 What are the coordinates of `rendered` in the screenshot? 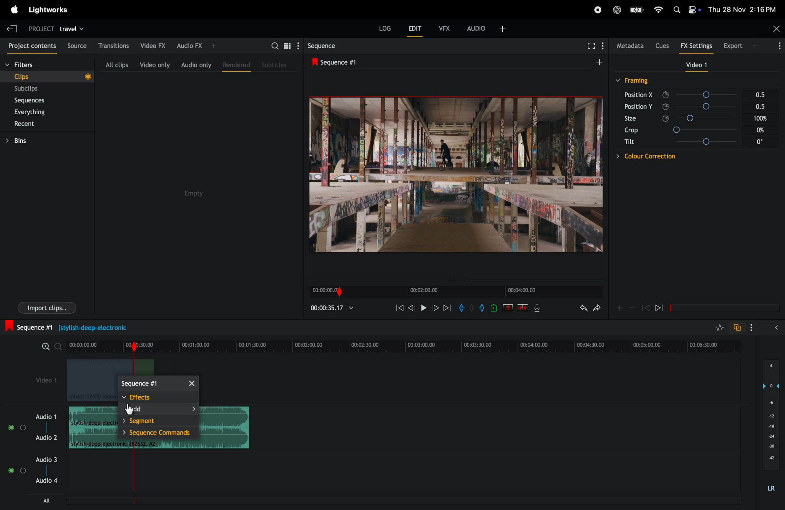 It's located at (234, 64).